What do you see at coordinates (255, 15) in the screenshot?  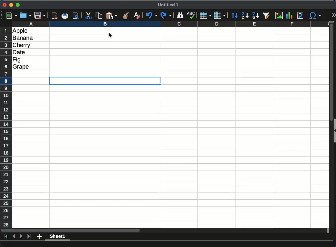 I see `descending` at bounding box center [255, 15].